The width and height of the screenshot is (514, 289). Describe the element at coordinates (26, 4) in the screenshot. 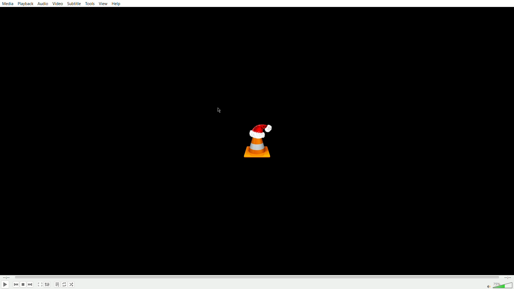

I see `playback` at that location.